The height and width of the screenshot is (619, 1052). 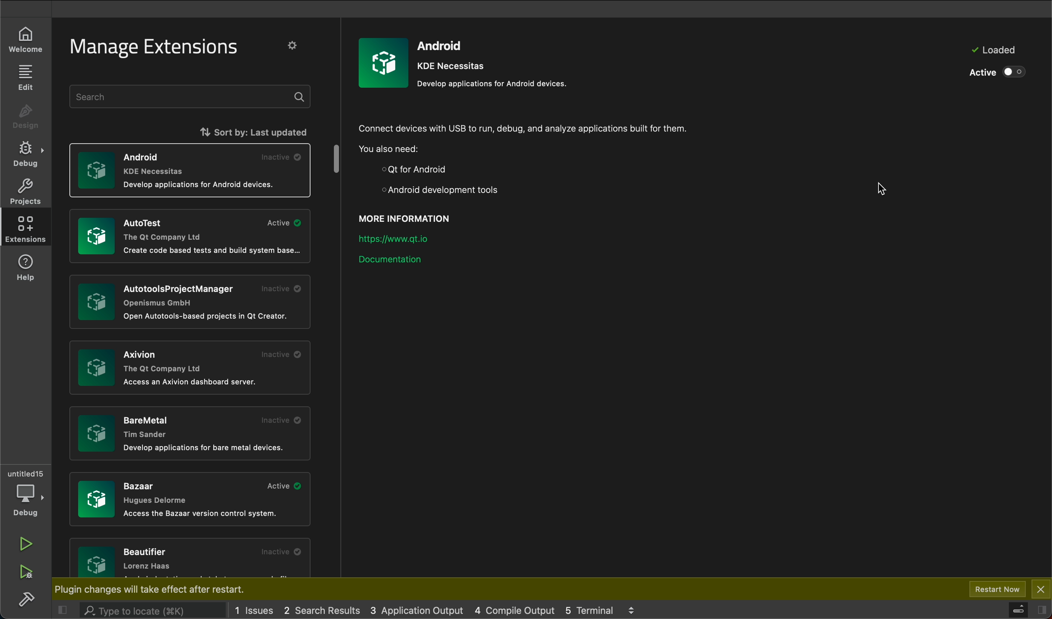 What do you see at coordinates (1018, 608) in the screenshot?
I see `control panel` at bounding box center [1018, 608].